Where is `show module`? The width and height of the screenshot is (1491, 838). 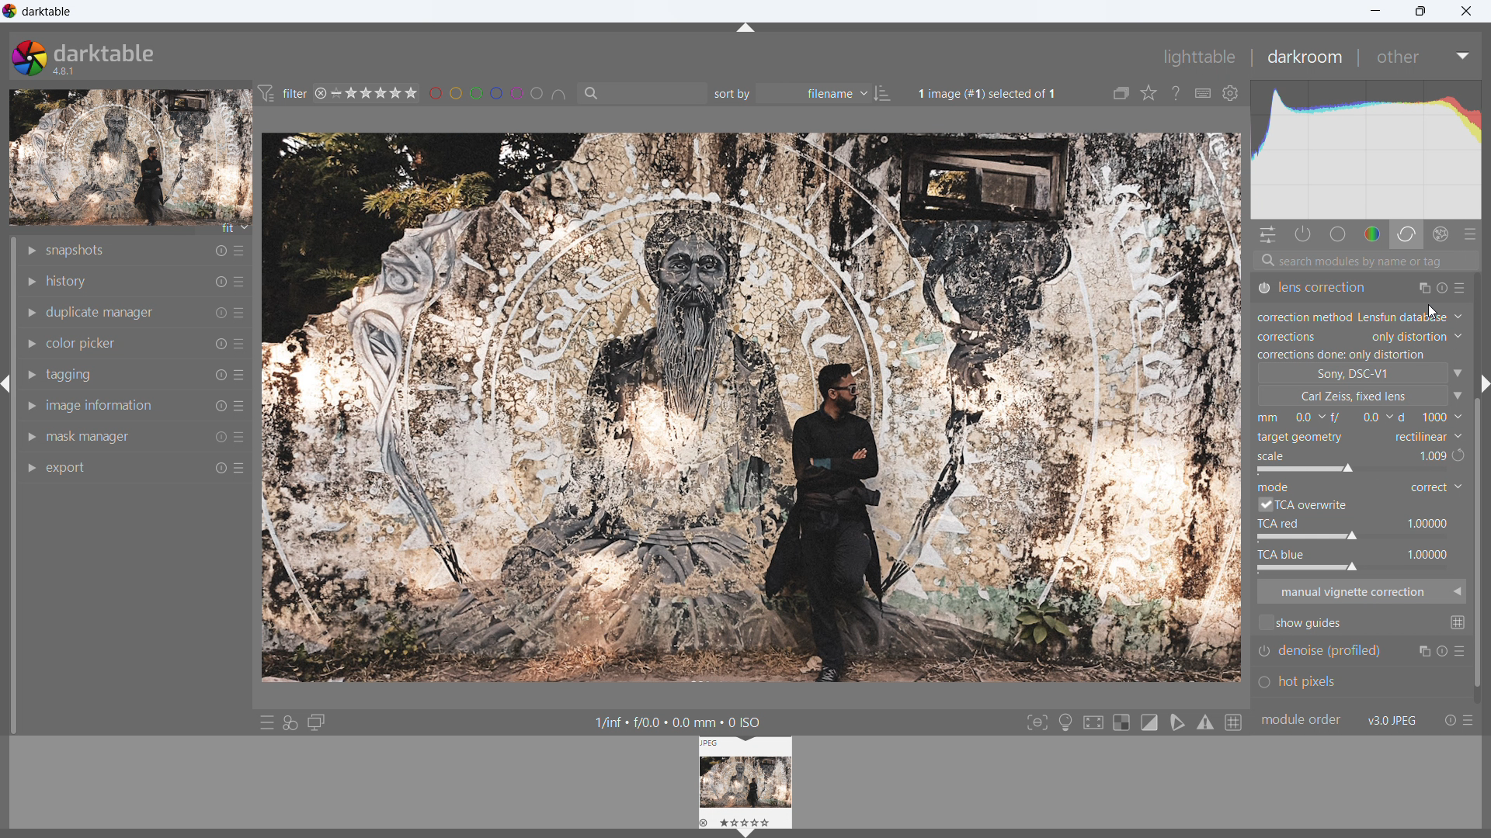
show module is located at coordinates (32, 343).